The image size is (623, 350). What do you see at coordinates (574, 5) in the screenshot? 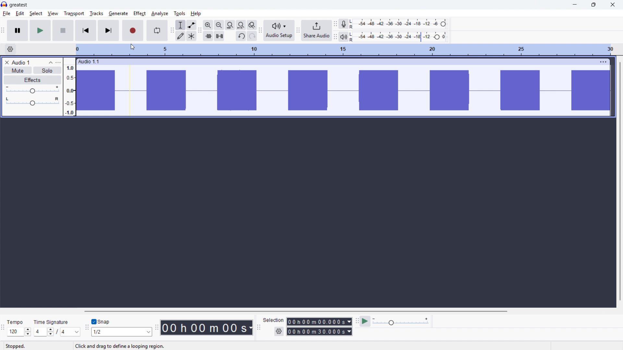
I see `minimise ` at bounding box center [574, 5].